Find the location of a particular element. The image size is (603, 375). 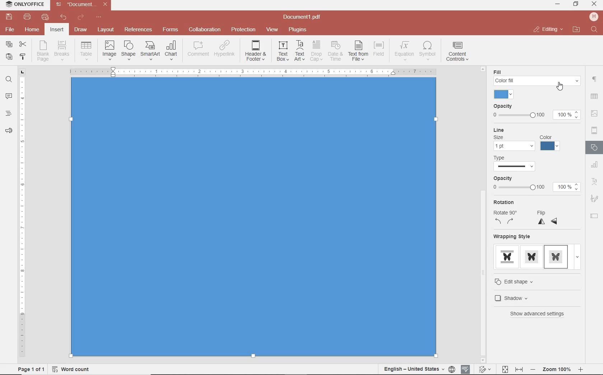

spell checking is located at coordinates (466, 369).